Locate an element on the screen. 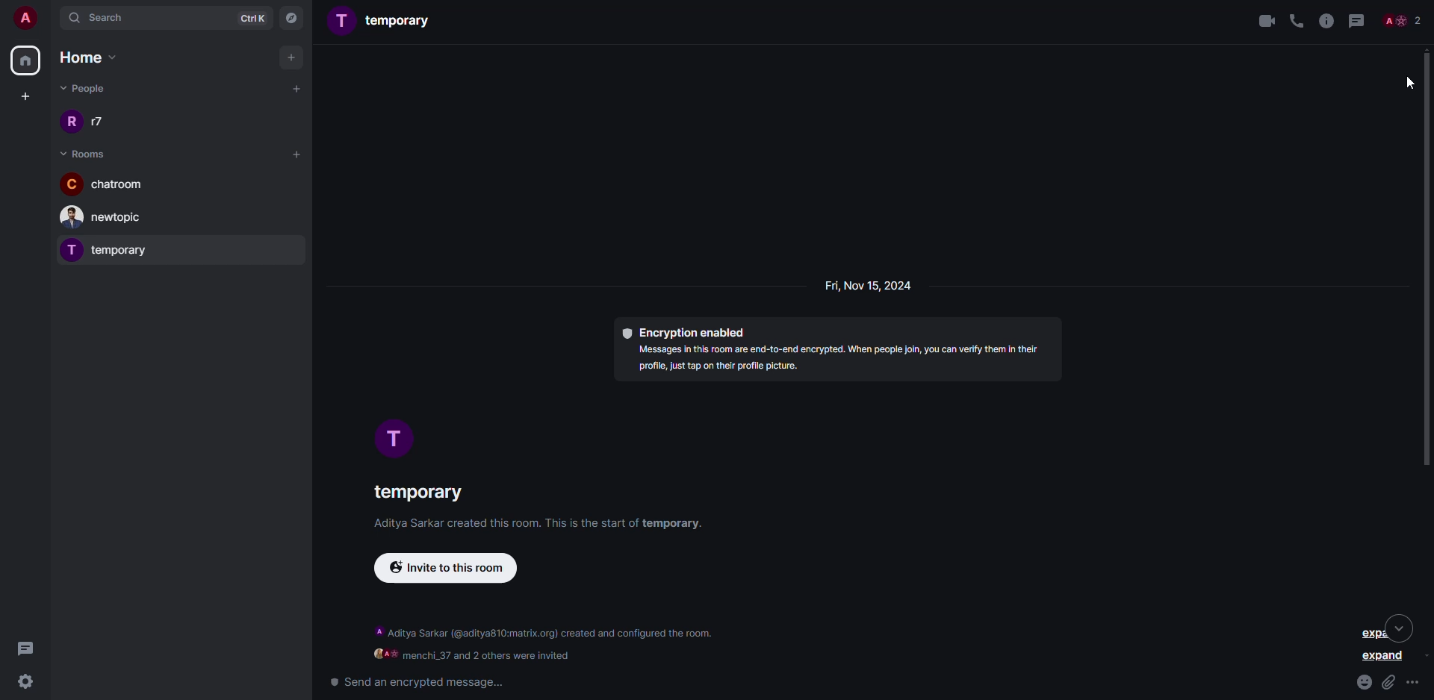 This screenshot has width=1434, height=700. emoji is located at coordinates (1364, 680).